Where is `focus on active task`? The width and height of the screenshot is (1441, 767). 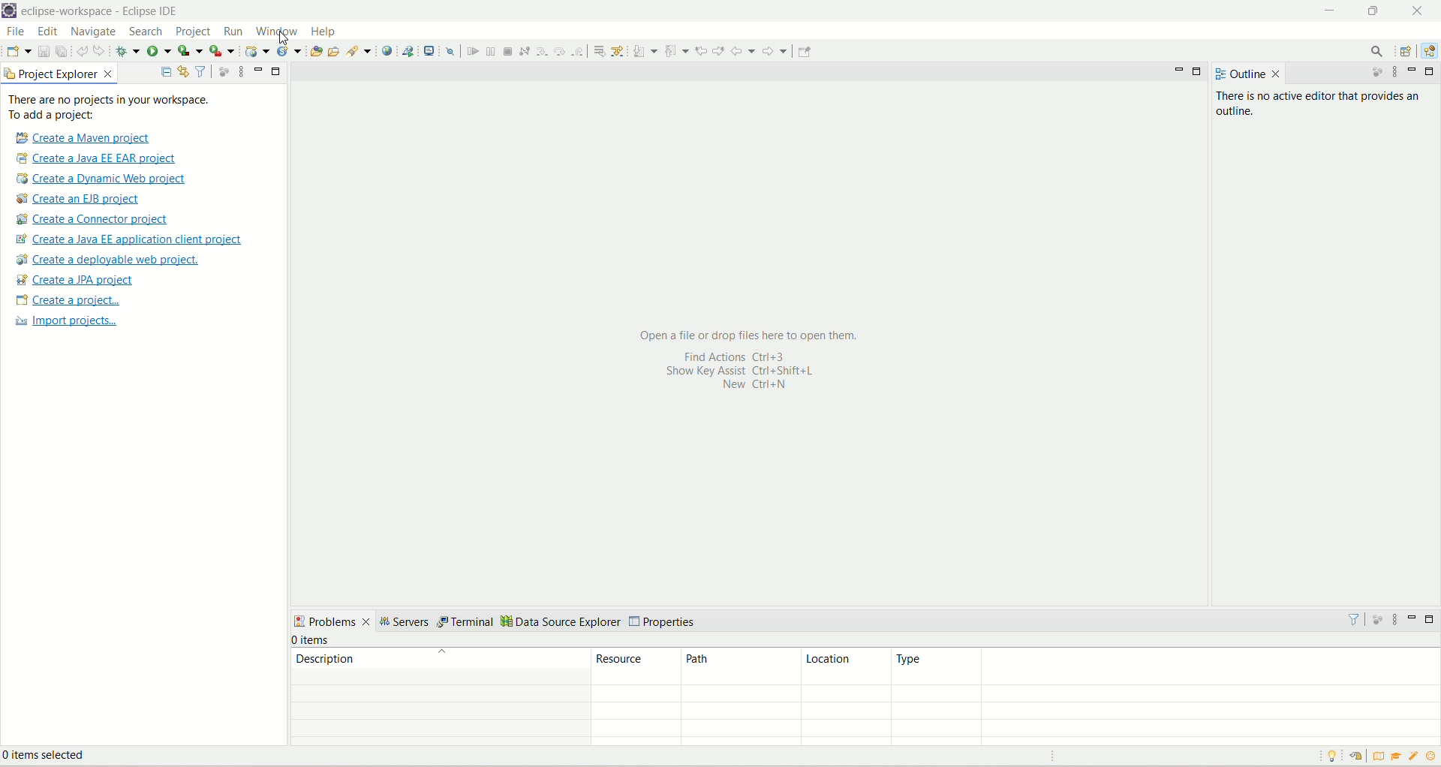 focus on active task is located at coordinates (1371, 74).